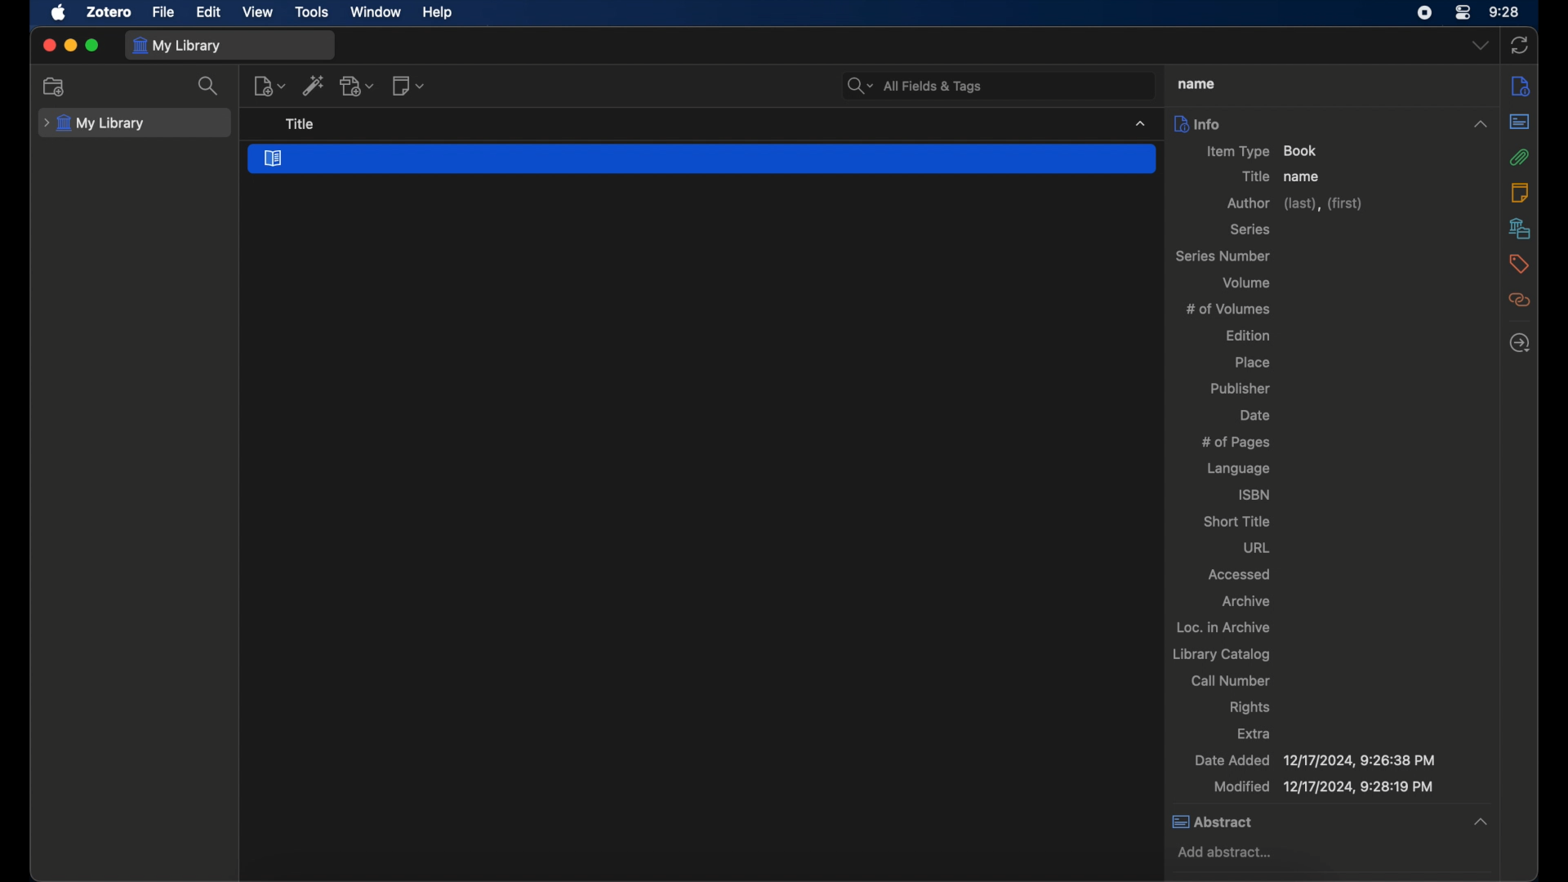 The width and height of the screenshot is (1568, 882). I want to click on publisher, so click(1241, 388).